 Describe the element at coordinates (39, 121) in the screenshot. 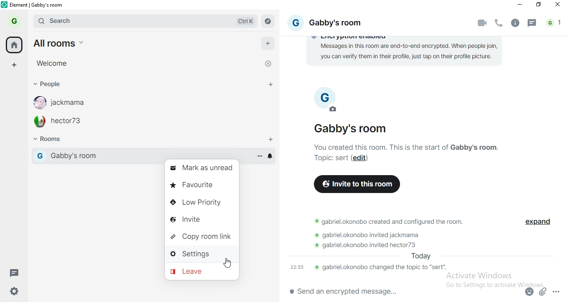

I see `Profile image` at that location.